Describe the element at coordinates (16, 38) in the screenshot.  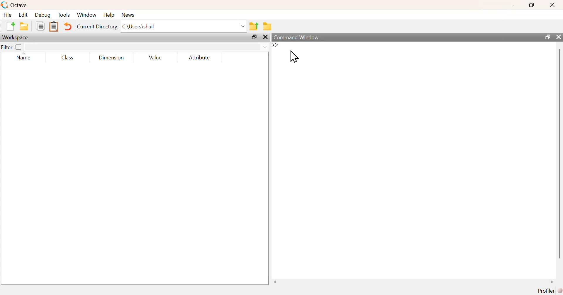
I see `Workspace` at that location.